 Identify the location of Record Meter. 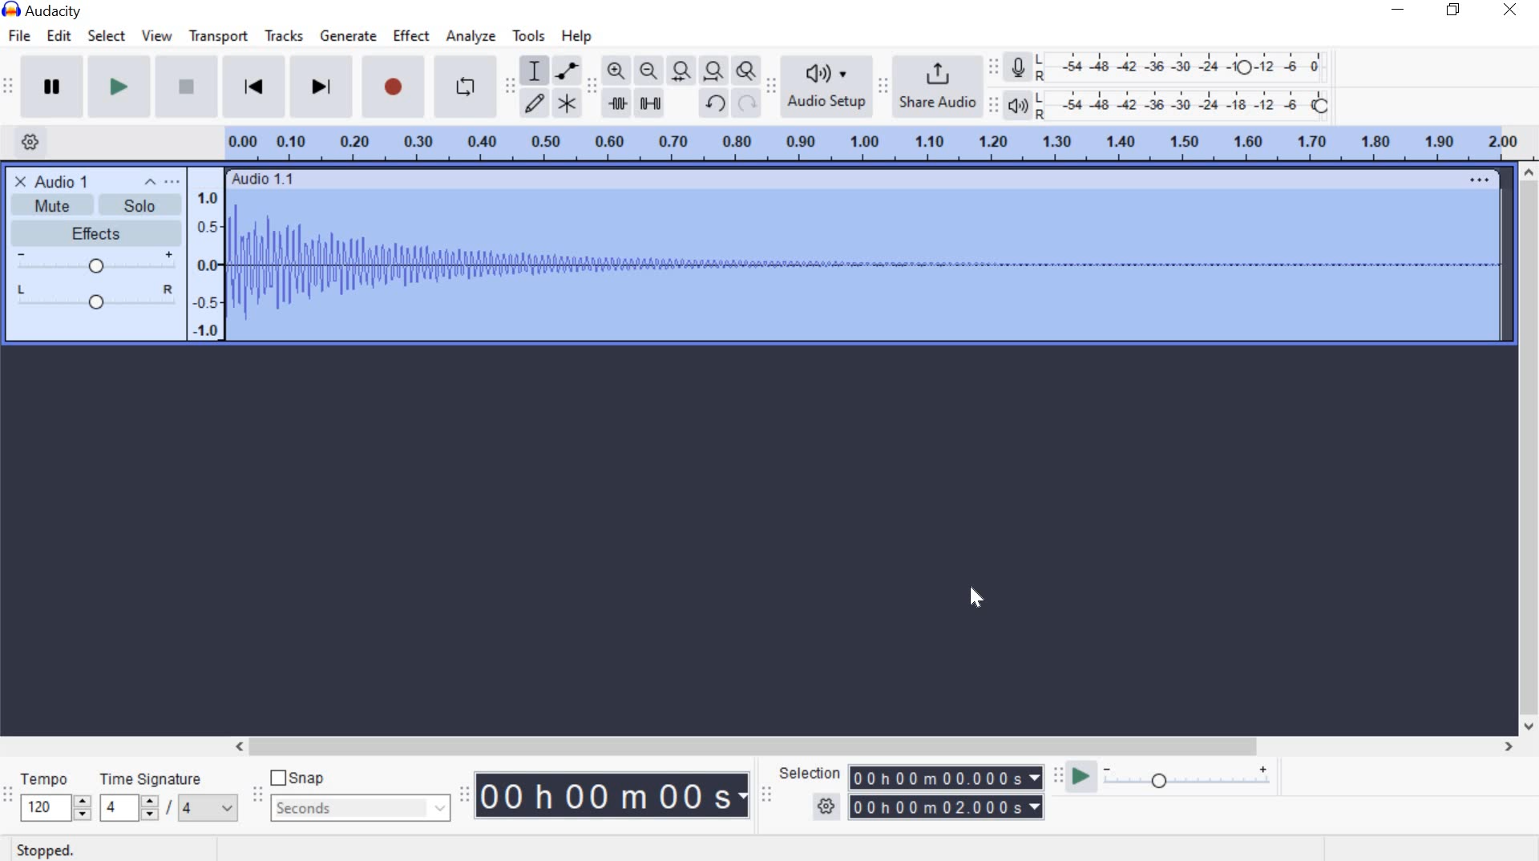
(1019, 69).